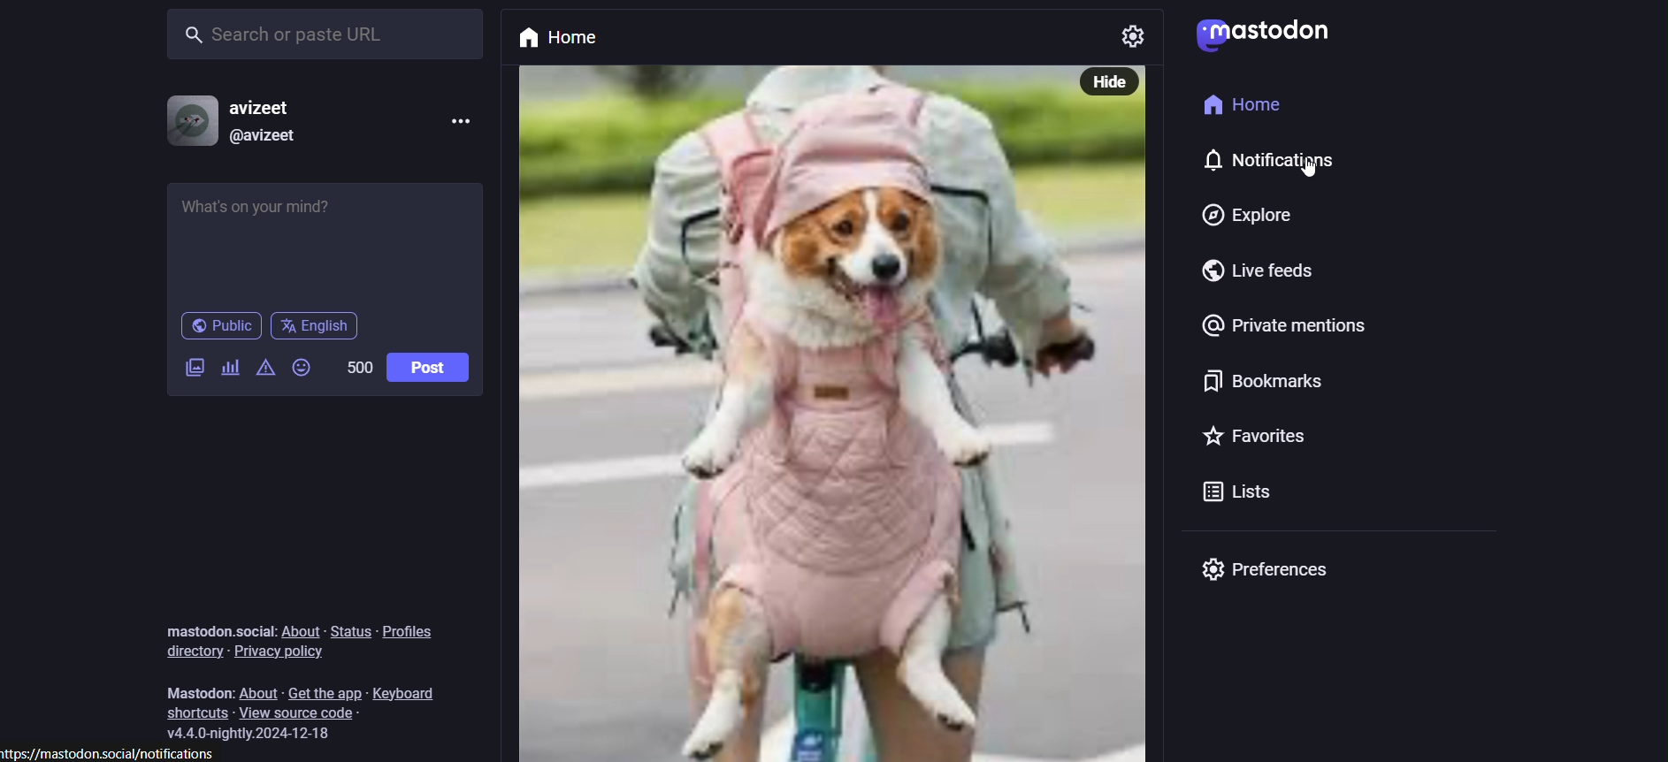 This screenshot has height=762, width=1668. What do you see at coordinates (1279, 333) in the screenshot?
I see `private mentions` at bounding box center [1279, 333].